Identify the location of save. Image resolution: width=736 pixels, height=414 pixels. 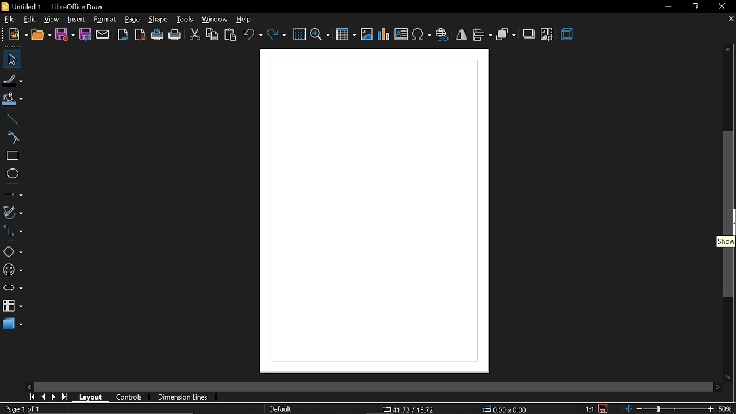
(65, 35).